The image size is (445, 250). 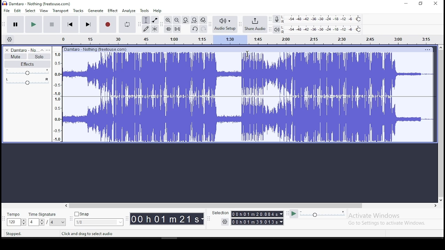 I want to click on skip to start, so click(x=70, y=24).